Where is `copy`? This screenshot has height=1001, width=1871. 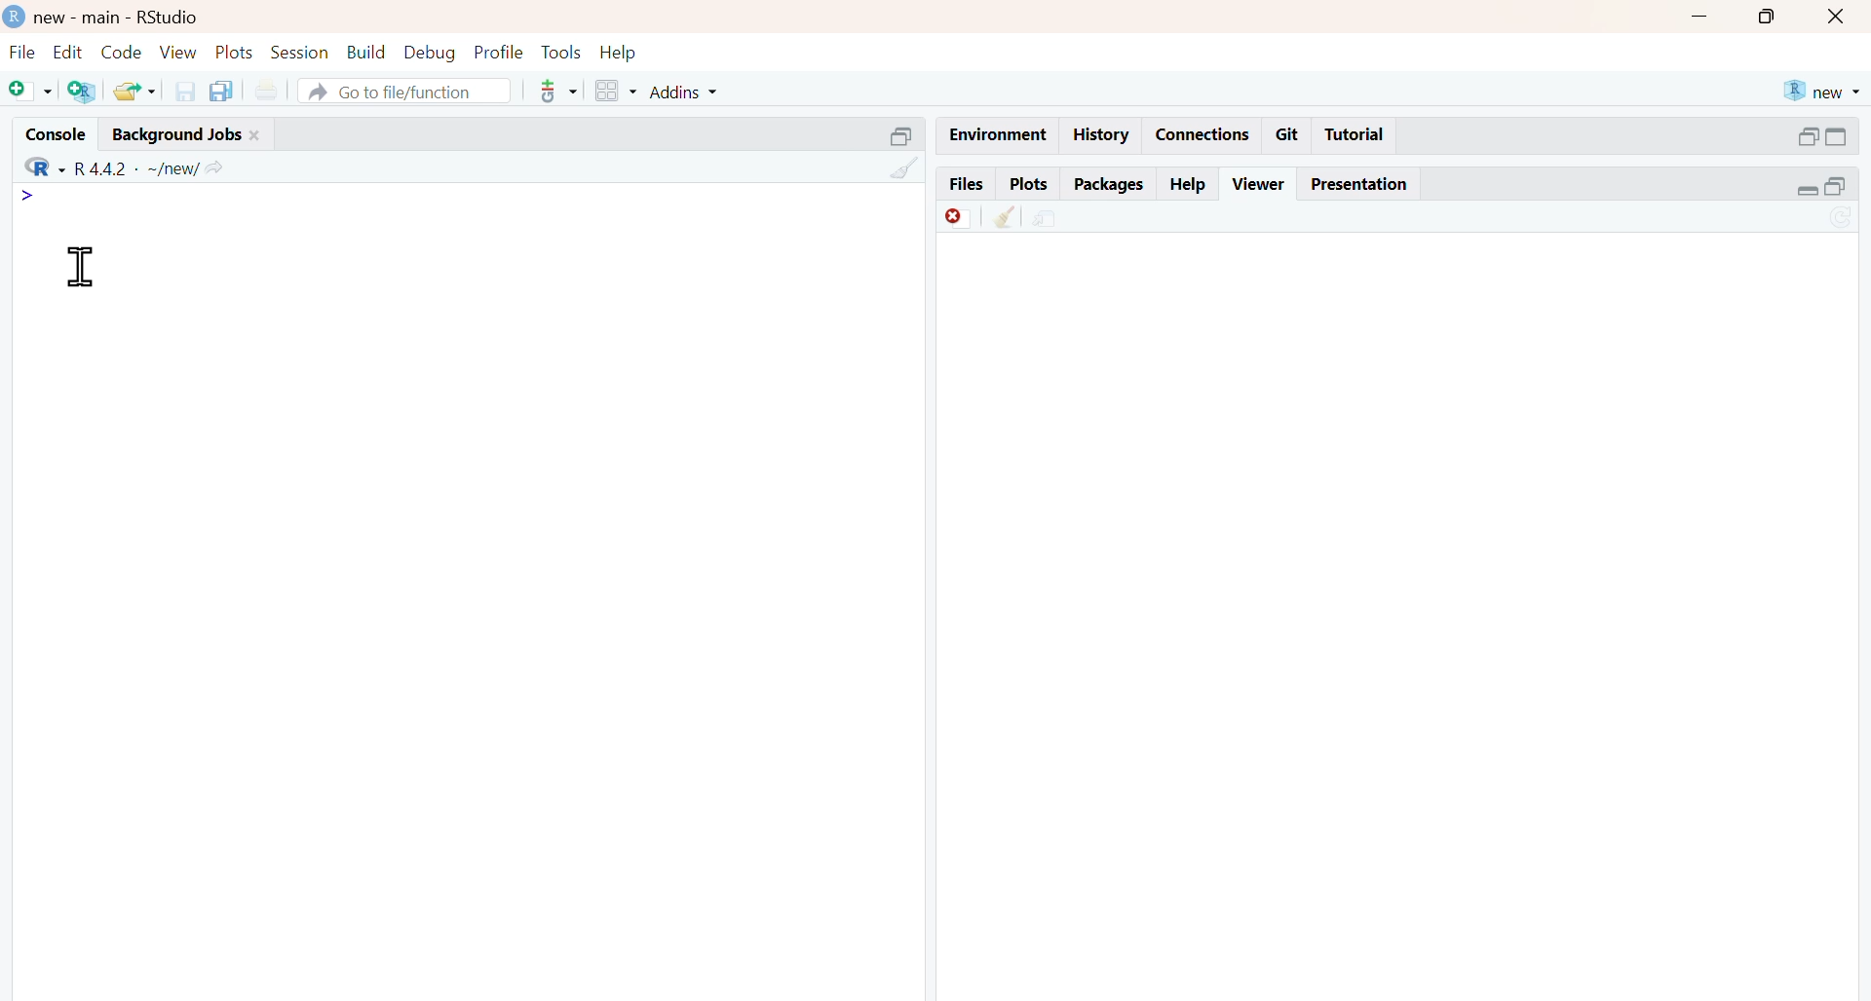
copy is located at coordinates (220, 92).